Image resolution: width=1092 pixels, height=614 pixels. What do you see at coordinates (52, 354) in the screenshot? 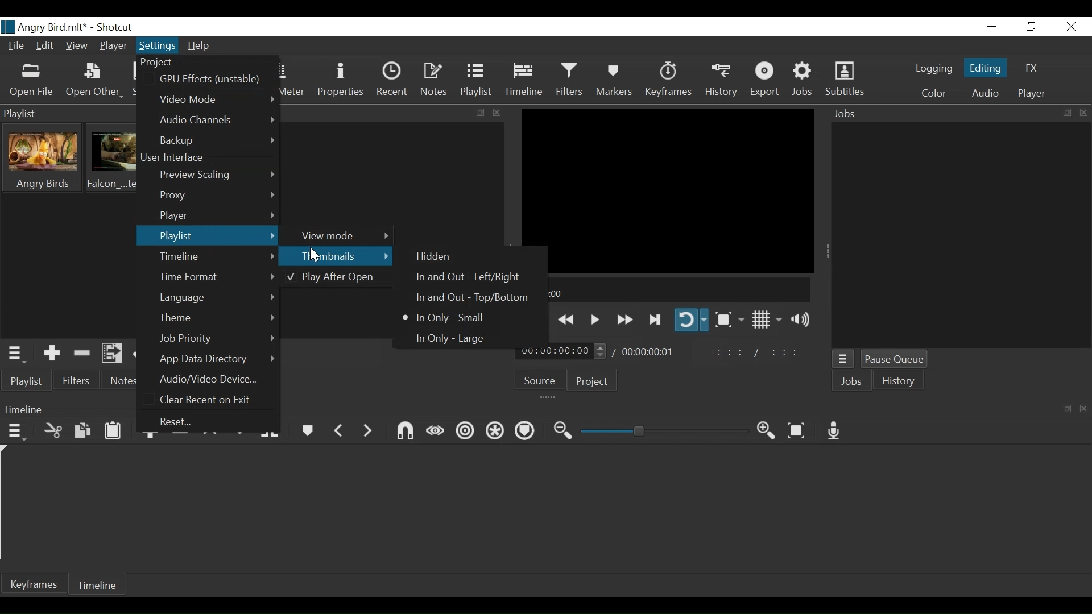
I see `Add the source to the playlist` at bounding box center [52, 354].